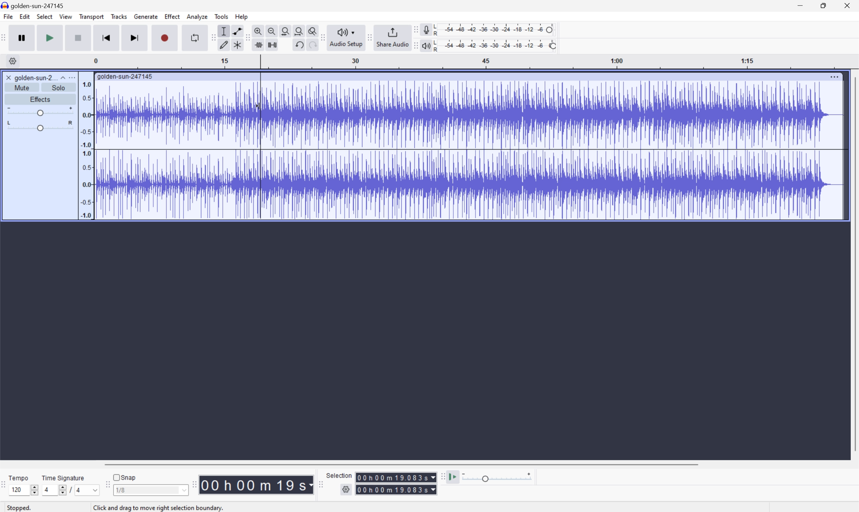  Describe the element at coordinates (79, 39) in the screenshot. I see `Stop` at that location.